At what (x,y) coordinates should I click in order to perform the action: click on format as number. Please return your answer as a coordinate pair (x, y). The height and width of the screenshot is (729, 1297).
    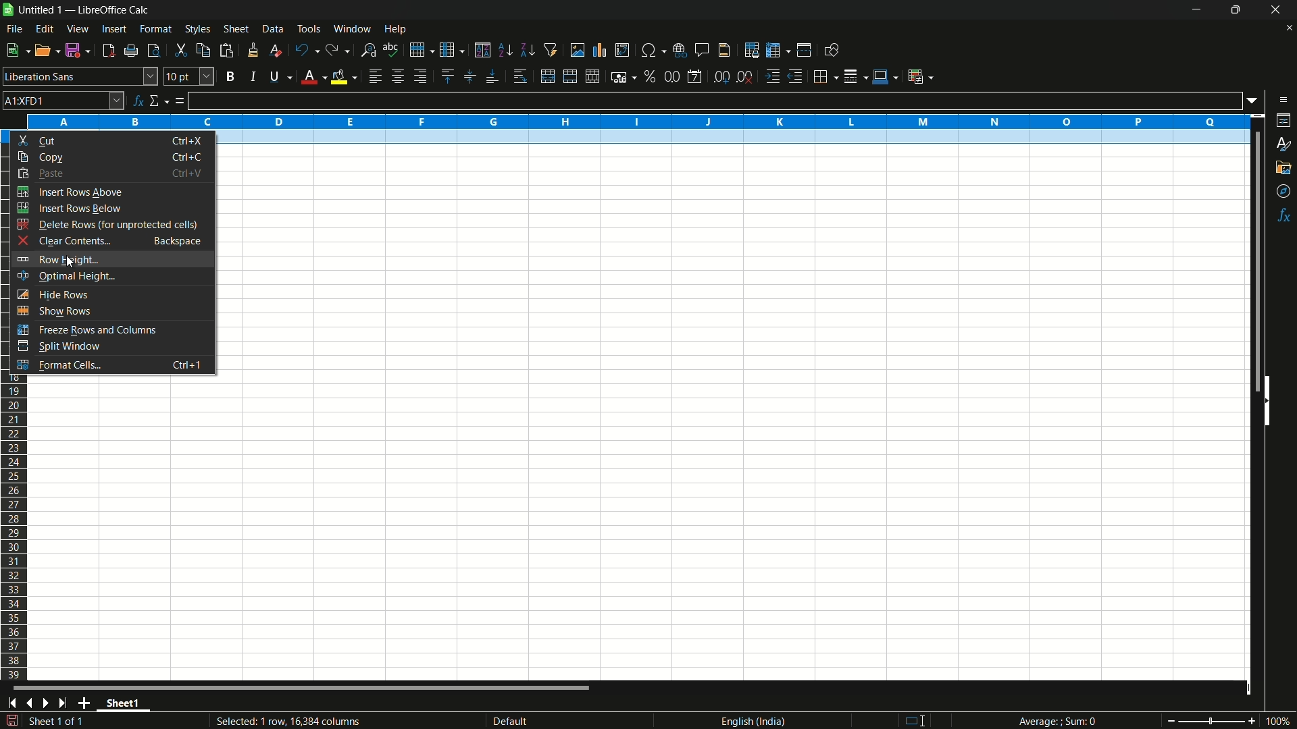
    Looking at the image, I should click on (671, 76).